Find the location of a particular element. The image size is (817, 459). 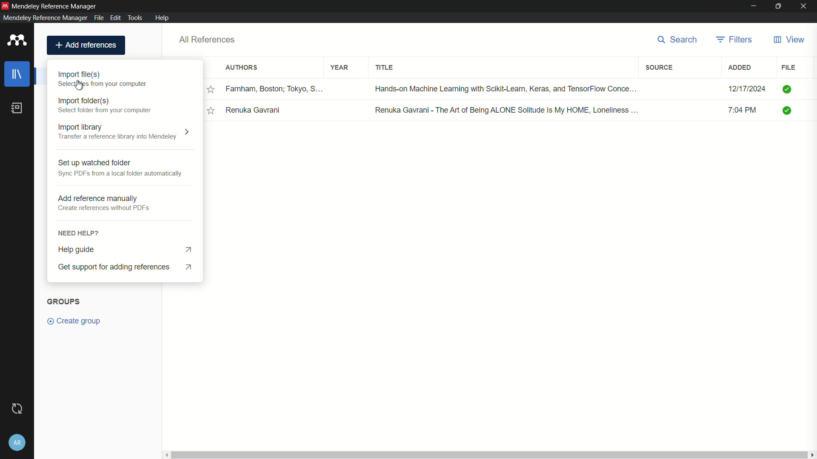

7:04 PM is located at coordinates (747, 111).